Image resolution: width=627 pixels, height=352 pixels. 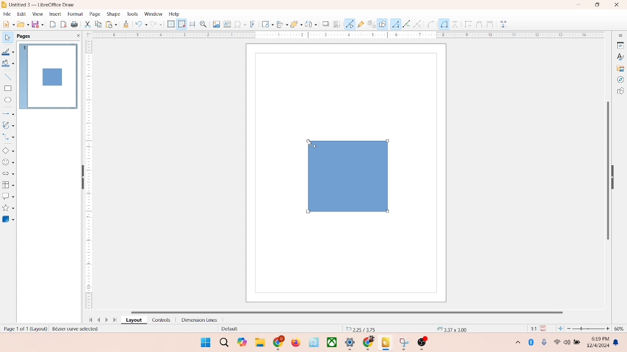 What do you see at coordinates (21, 14) in the screenshot?
I see `edit` at bounding box center [21, 14].